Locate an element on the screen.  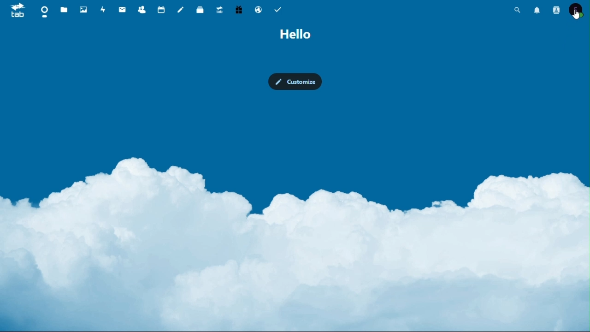
Search is located at coordinates (517, 11).